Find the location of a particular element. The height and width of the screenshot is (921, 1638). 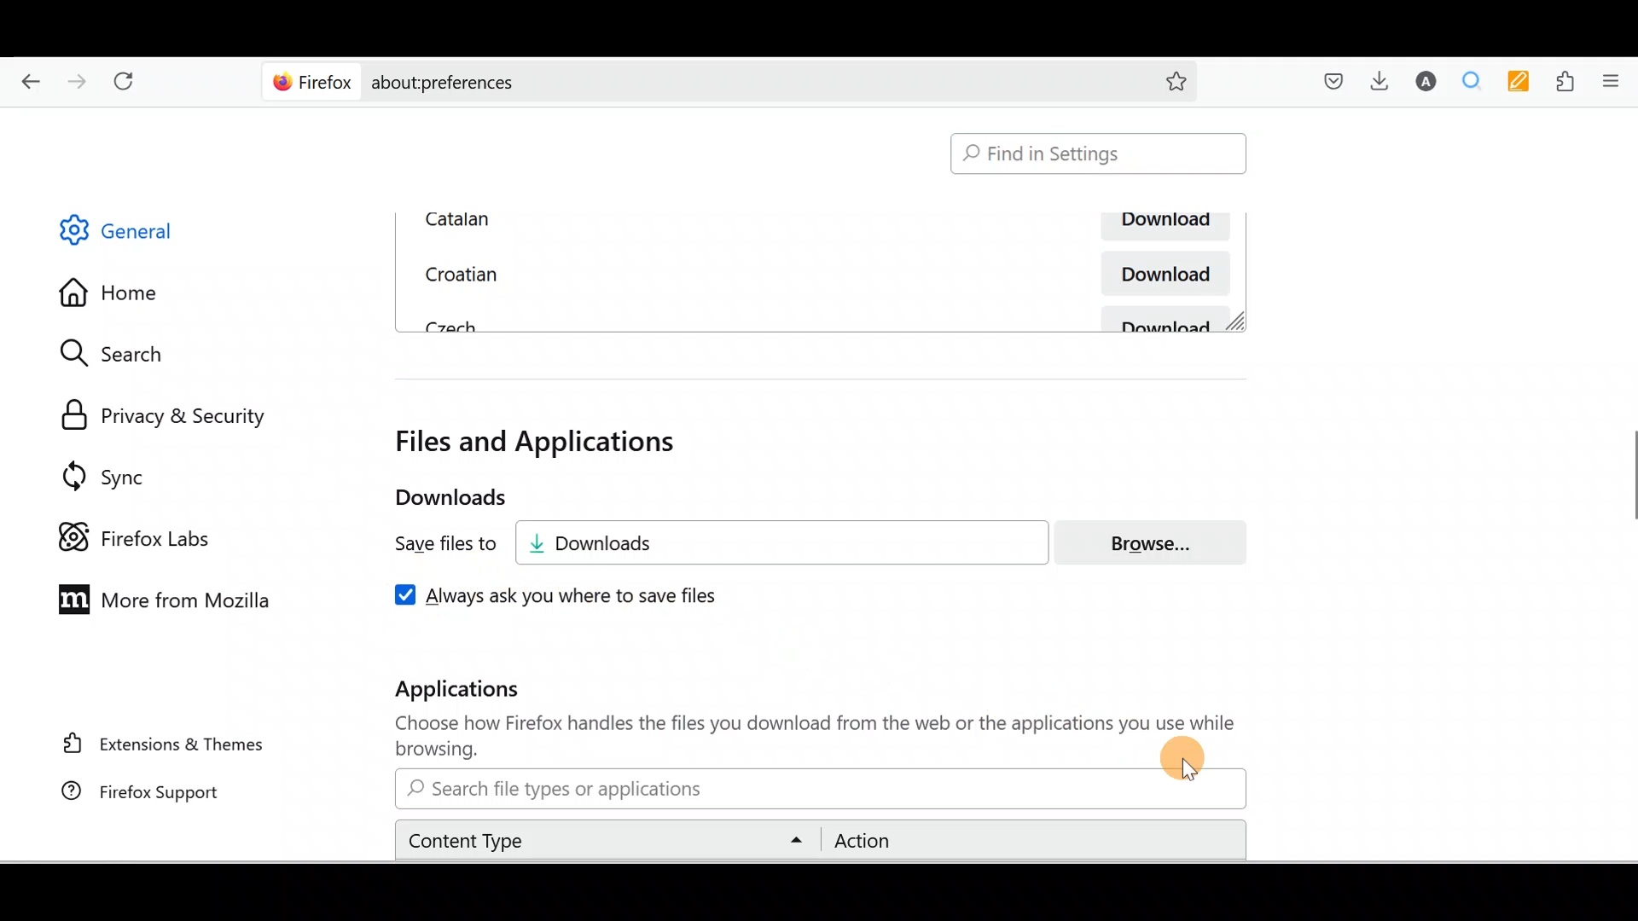

Choose how Firefox handles the files you download from the web or the applications you use while browsing. is located at coordinates (803, 737).